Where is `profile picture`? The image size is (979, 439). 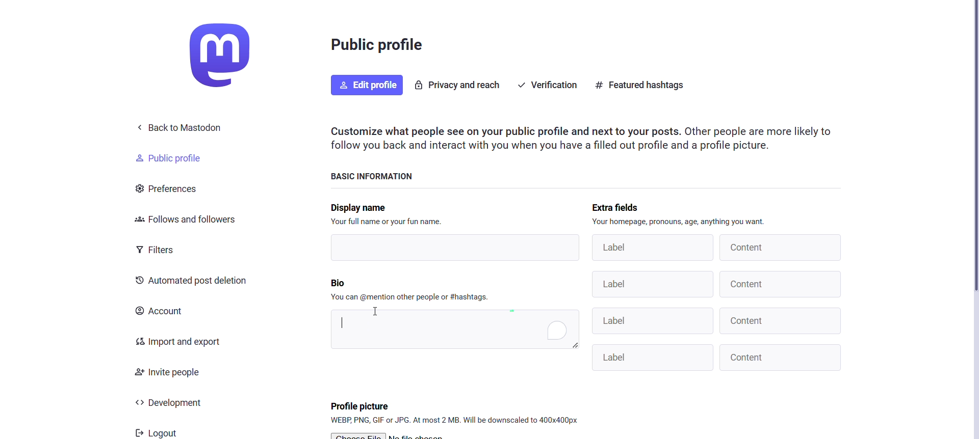
profile picture is located at coordinates (362, 405).